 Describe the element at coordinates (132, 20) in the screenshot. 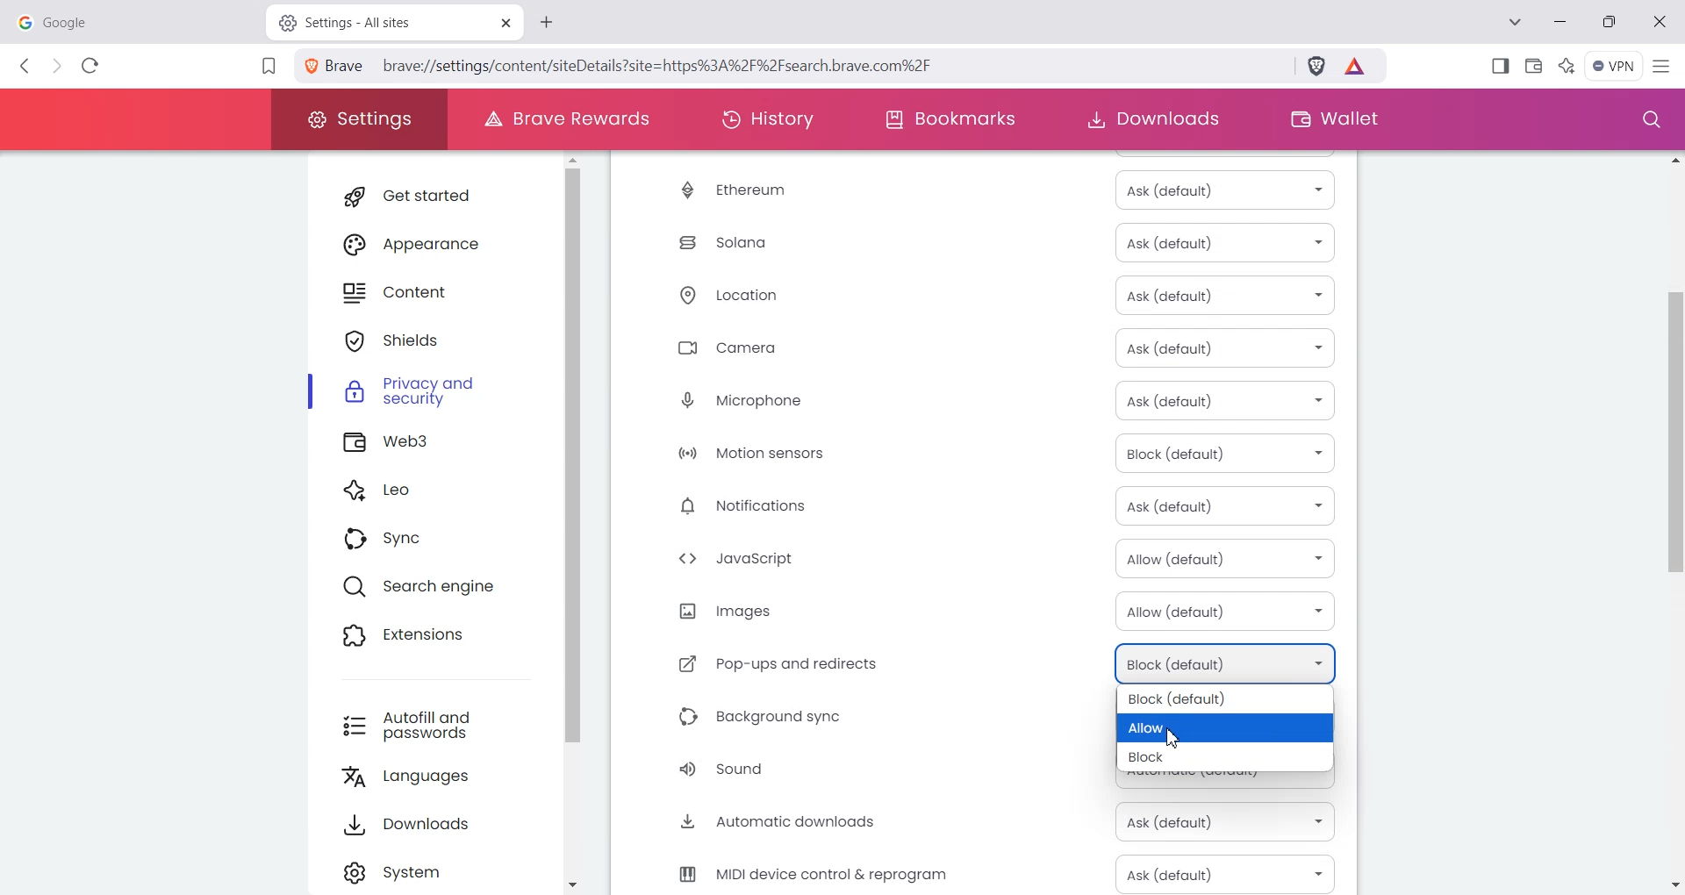

I see `google` at that location.